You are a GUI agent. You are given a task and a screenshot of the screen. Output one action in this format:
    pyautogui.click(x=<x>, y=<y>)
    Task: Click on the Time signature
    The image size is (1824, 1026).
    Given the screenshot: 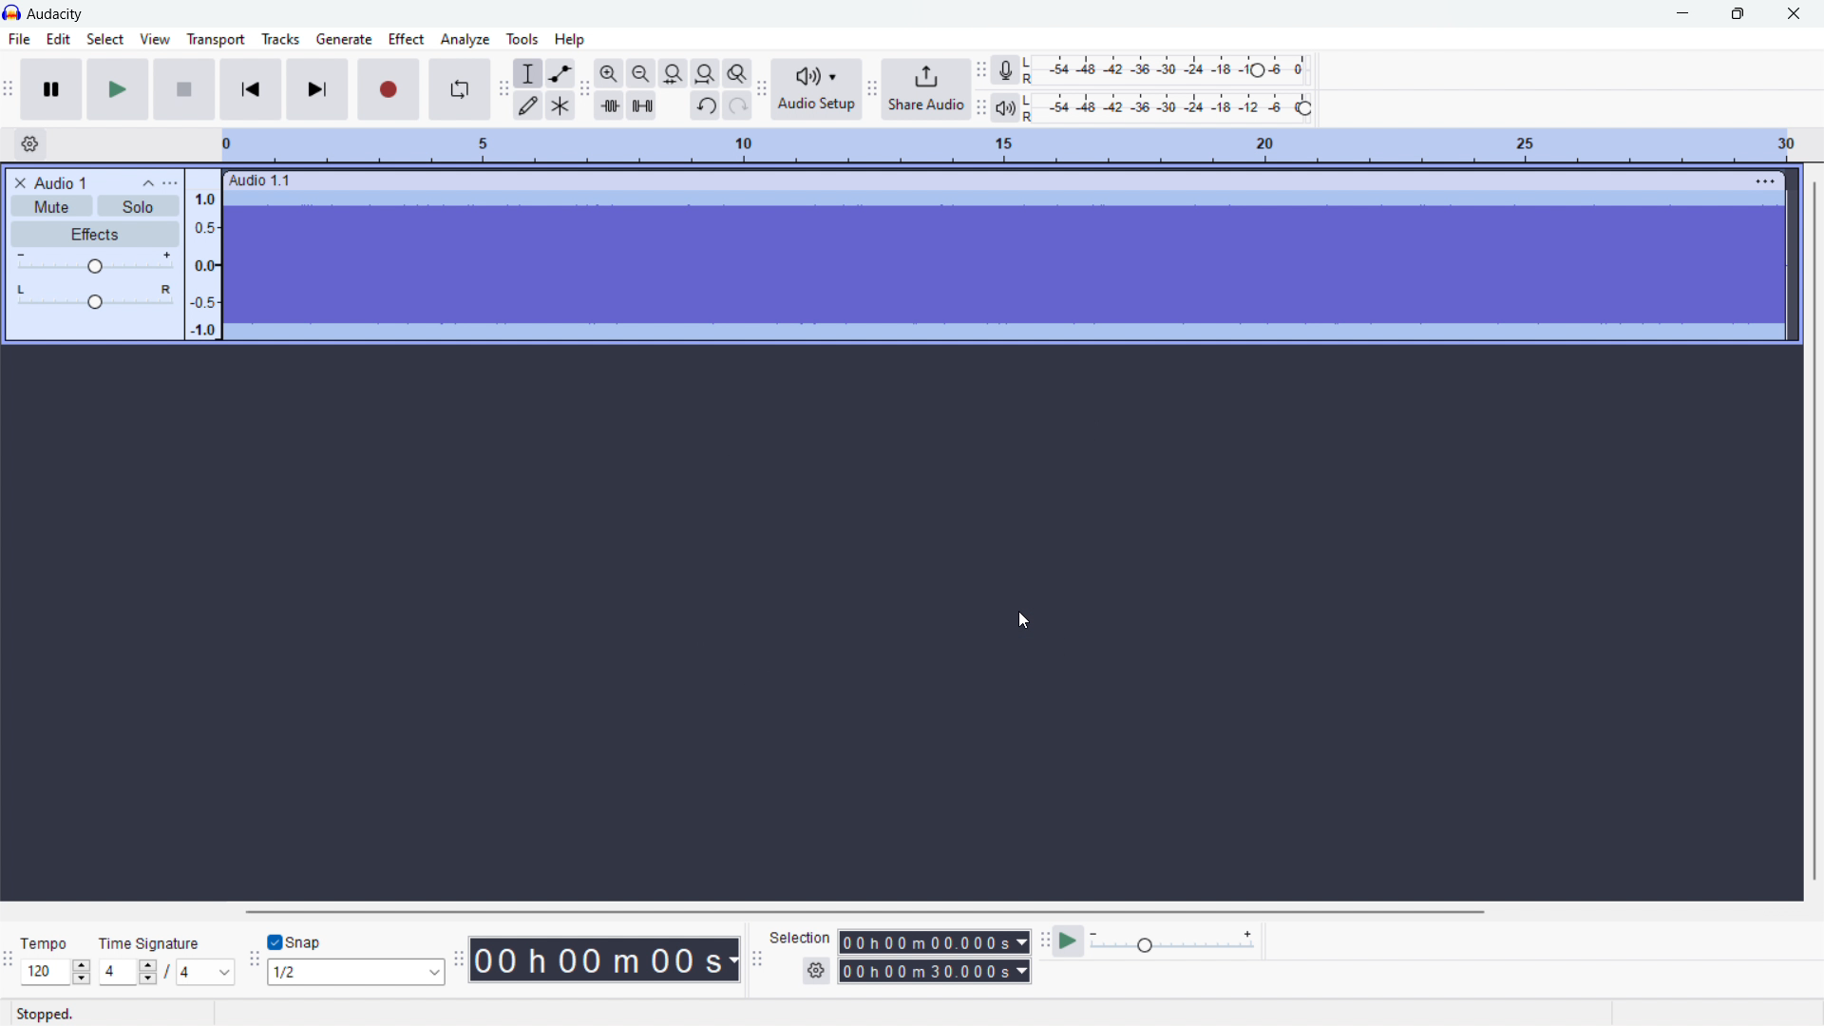 What is the action you would take?
    pyautogui.click(x=151, y=943)
    